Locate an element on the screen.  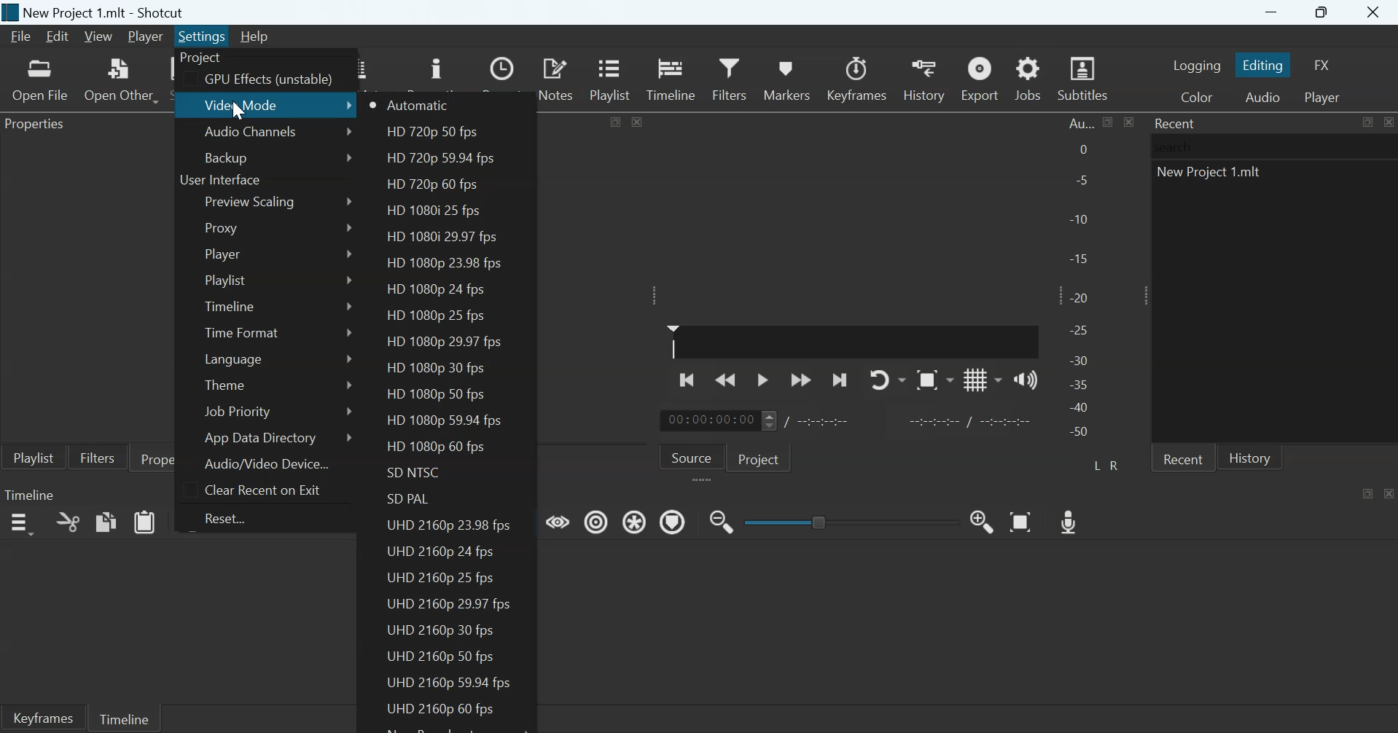
Recent is located at coordinates (504, 79).